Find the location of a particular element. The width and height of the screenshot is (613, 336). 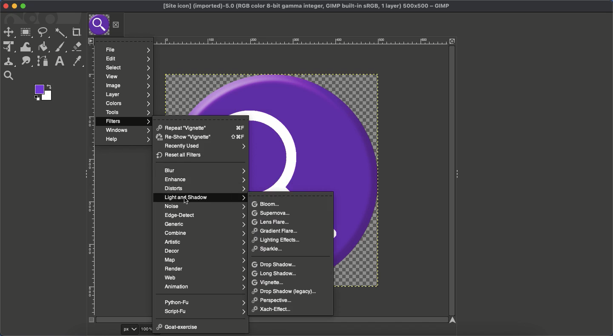

Drop shadow is located at coordinates (275, 264).